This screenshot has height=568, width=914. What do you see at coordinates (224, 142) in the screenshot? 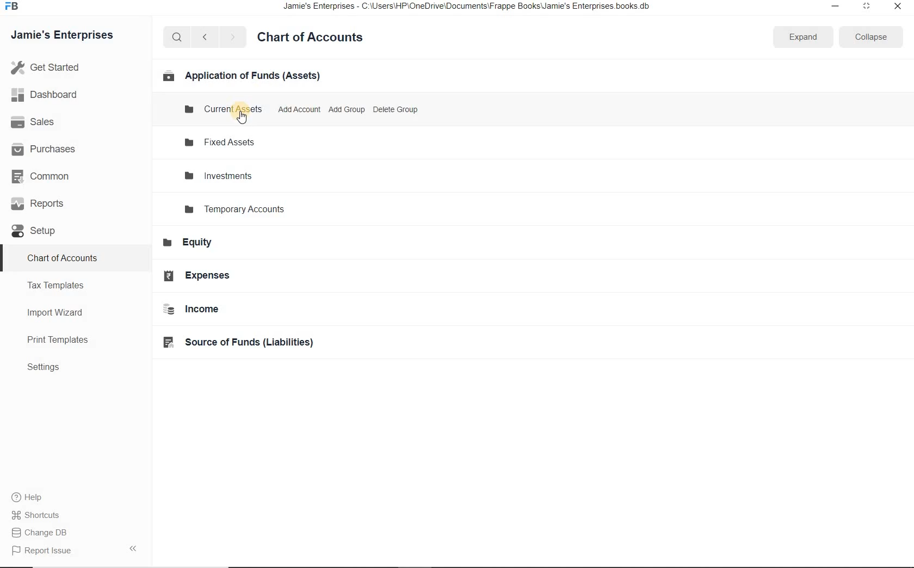
I see `Fixed Assets` at bounding box center [224, 142].